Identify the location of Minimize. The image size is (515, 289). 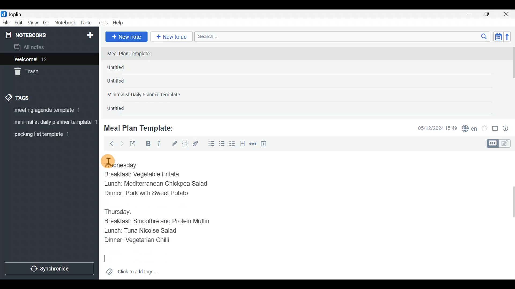
(471, 13).